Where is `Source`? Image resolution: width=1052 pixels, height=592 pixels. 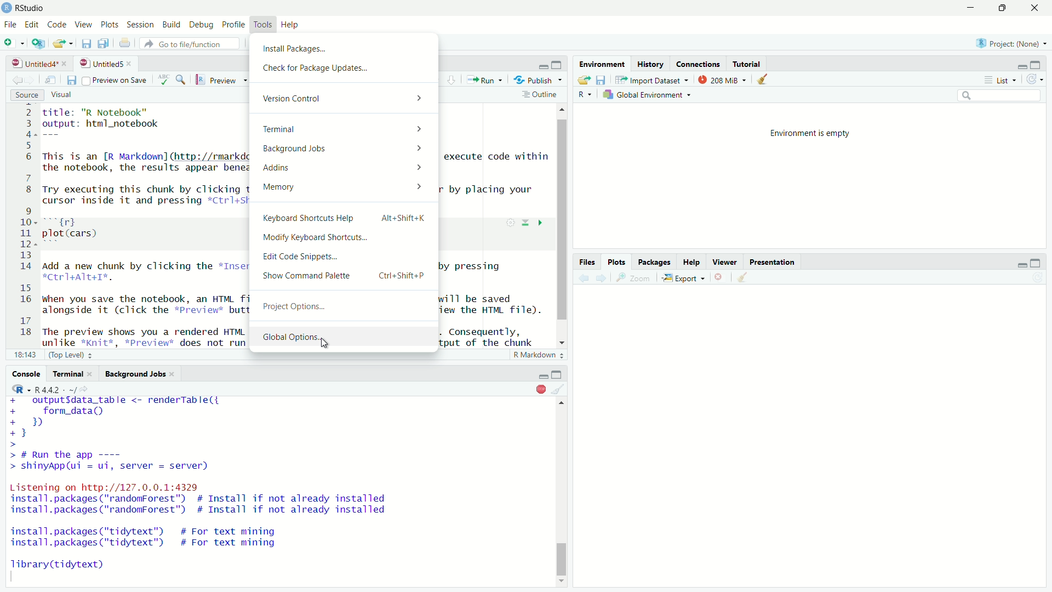
Source is located at coordinates (27, 95).